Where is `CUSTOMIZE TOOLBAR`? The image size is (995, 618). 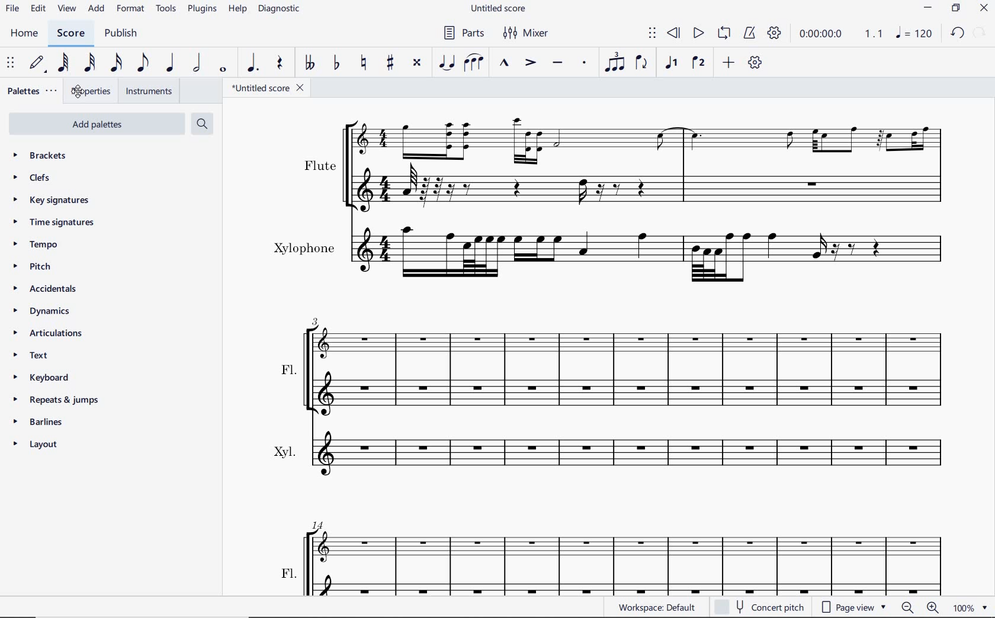 CUSTOMIZE TOOLBAR is located at coordinates (755, 62).